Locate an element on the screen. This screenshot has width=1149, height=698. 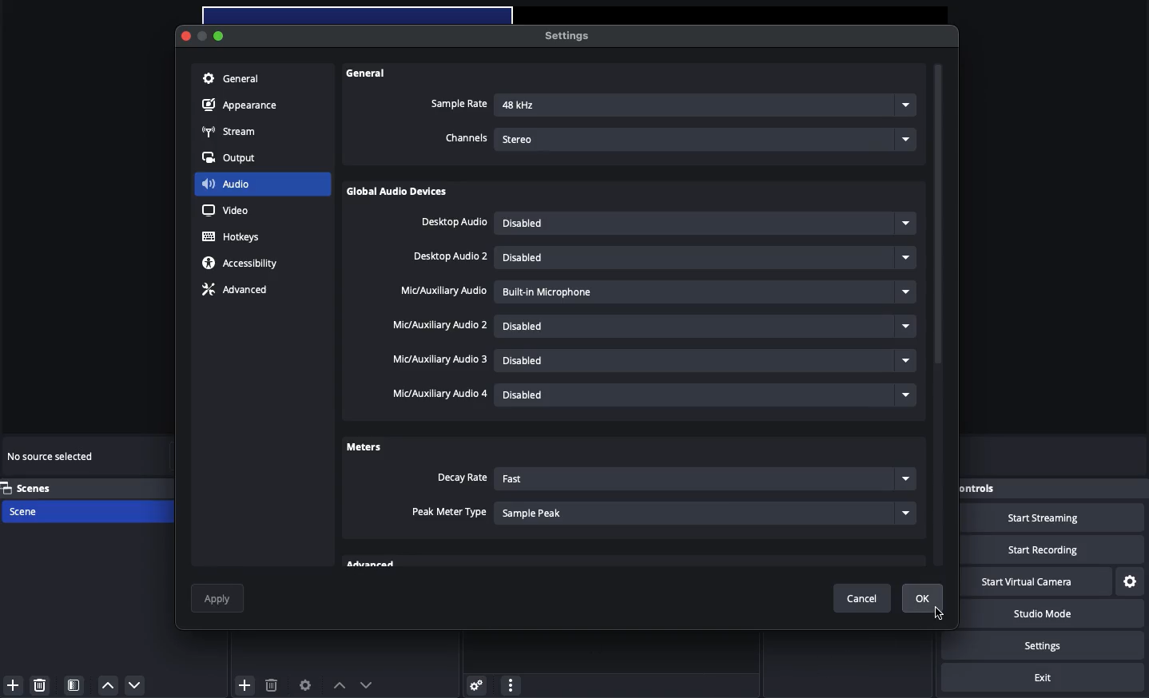
Button is located at coordinates (205, 38).